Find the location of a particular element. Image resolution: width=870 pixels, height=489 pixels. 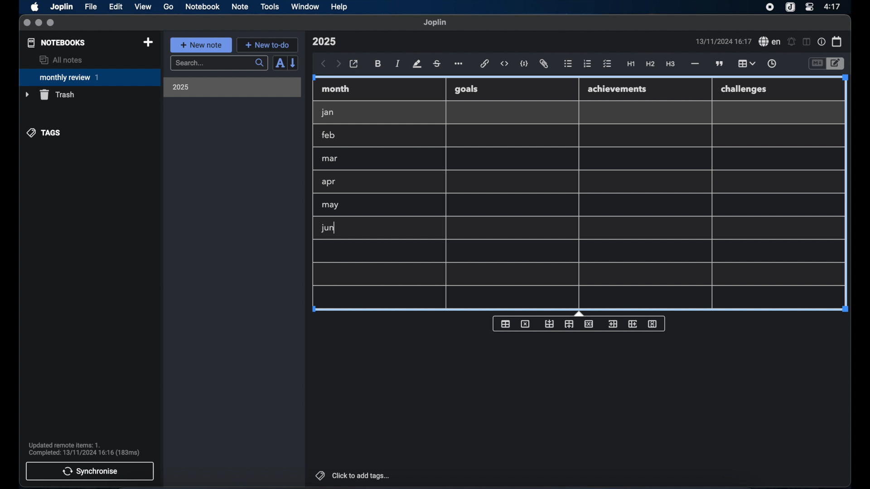

new to-do is located at coordinates (268, 45).